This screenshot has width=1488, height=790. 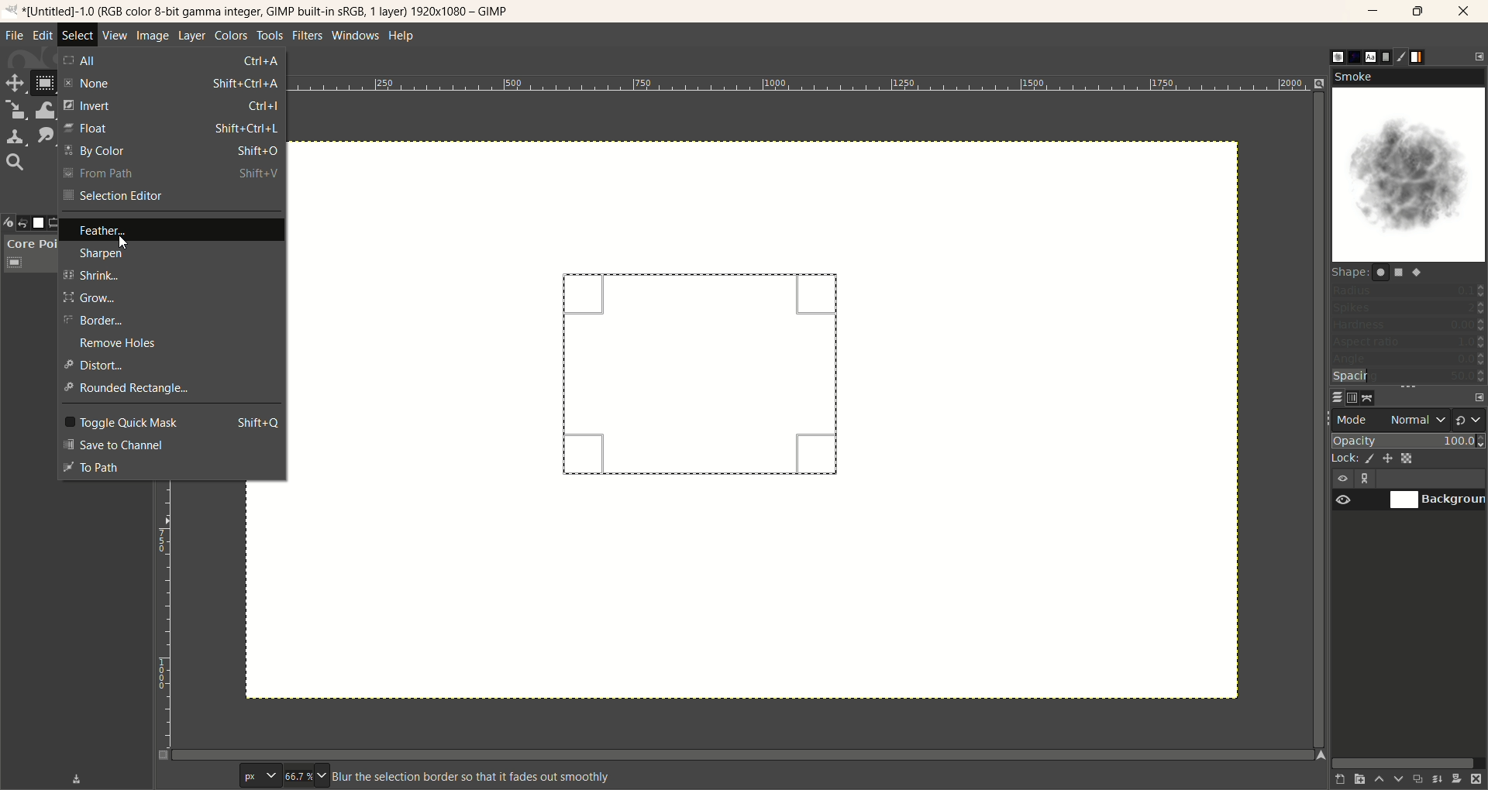 What do you see at coordinates (400, 36) in the screenshot?
I see `help` at bounding box center [400, 36].